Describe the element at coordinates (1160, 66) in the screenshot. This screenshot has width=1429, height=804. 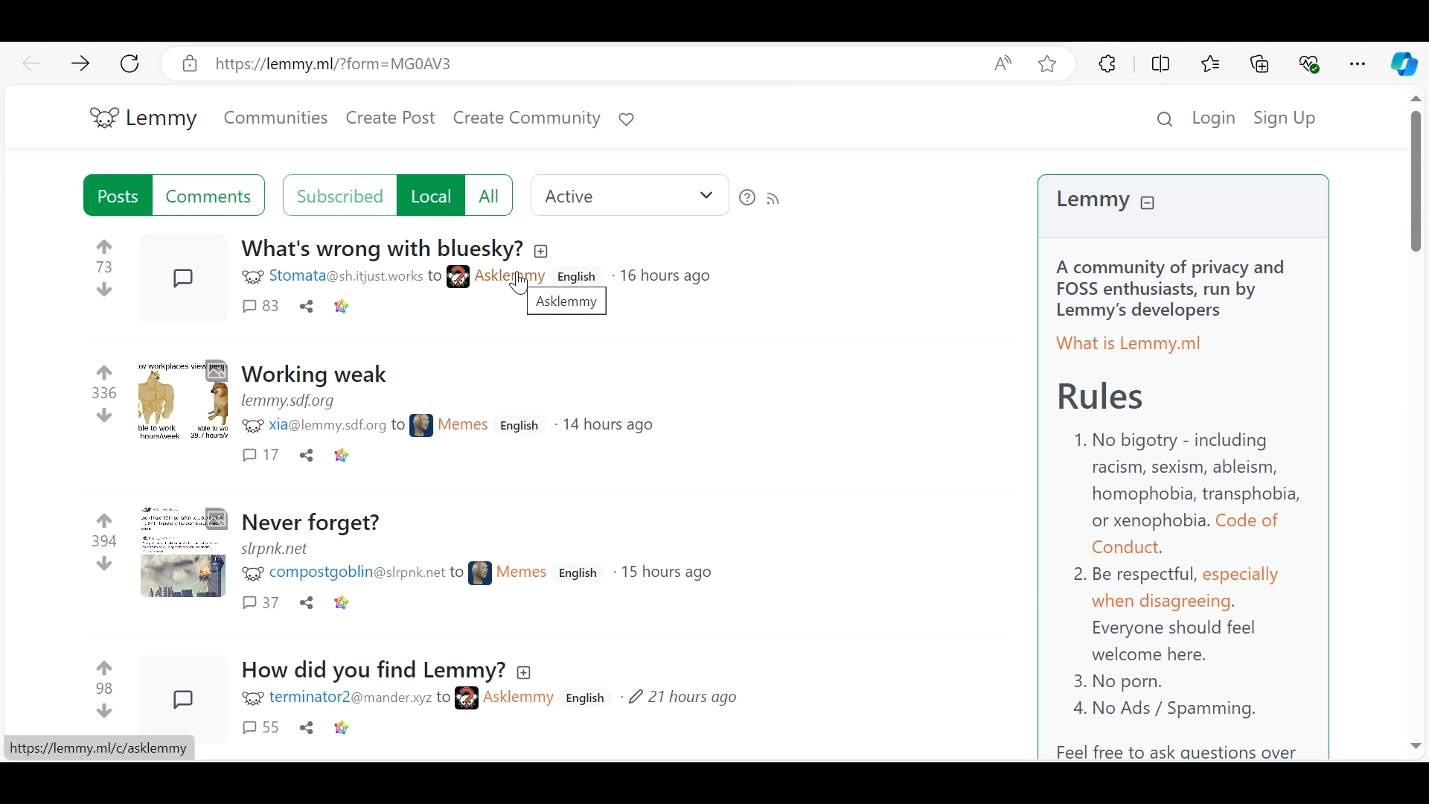
I see `Split screen` at that location.